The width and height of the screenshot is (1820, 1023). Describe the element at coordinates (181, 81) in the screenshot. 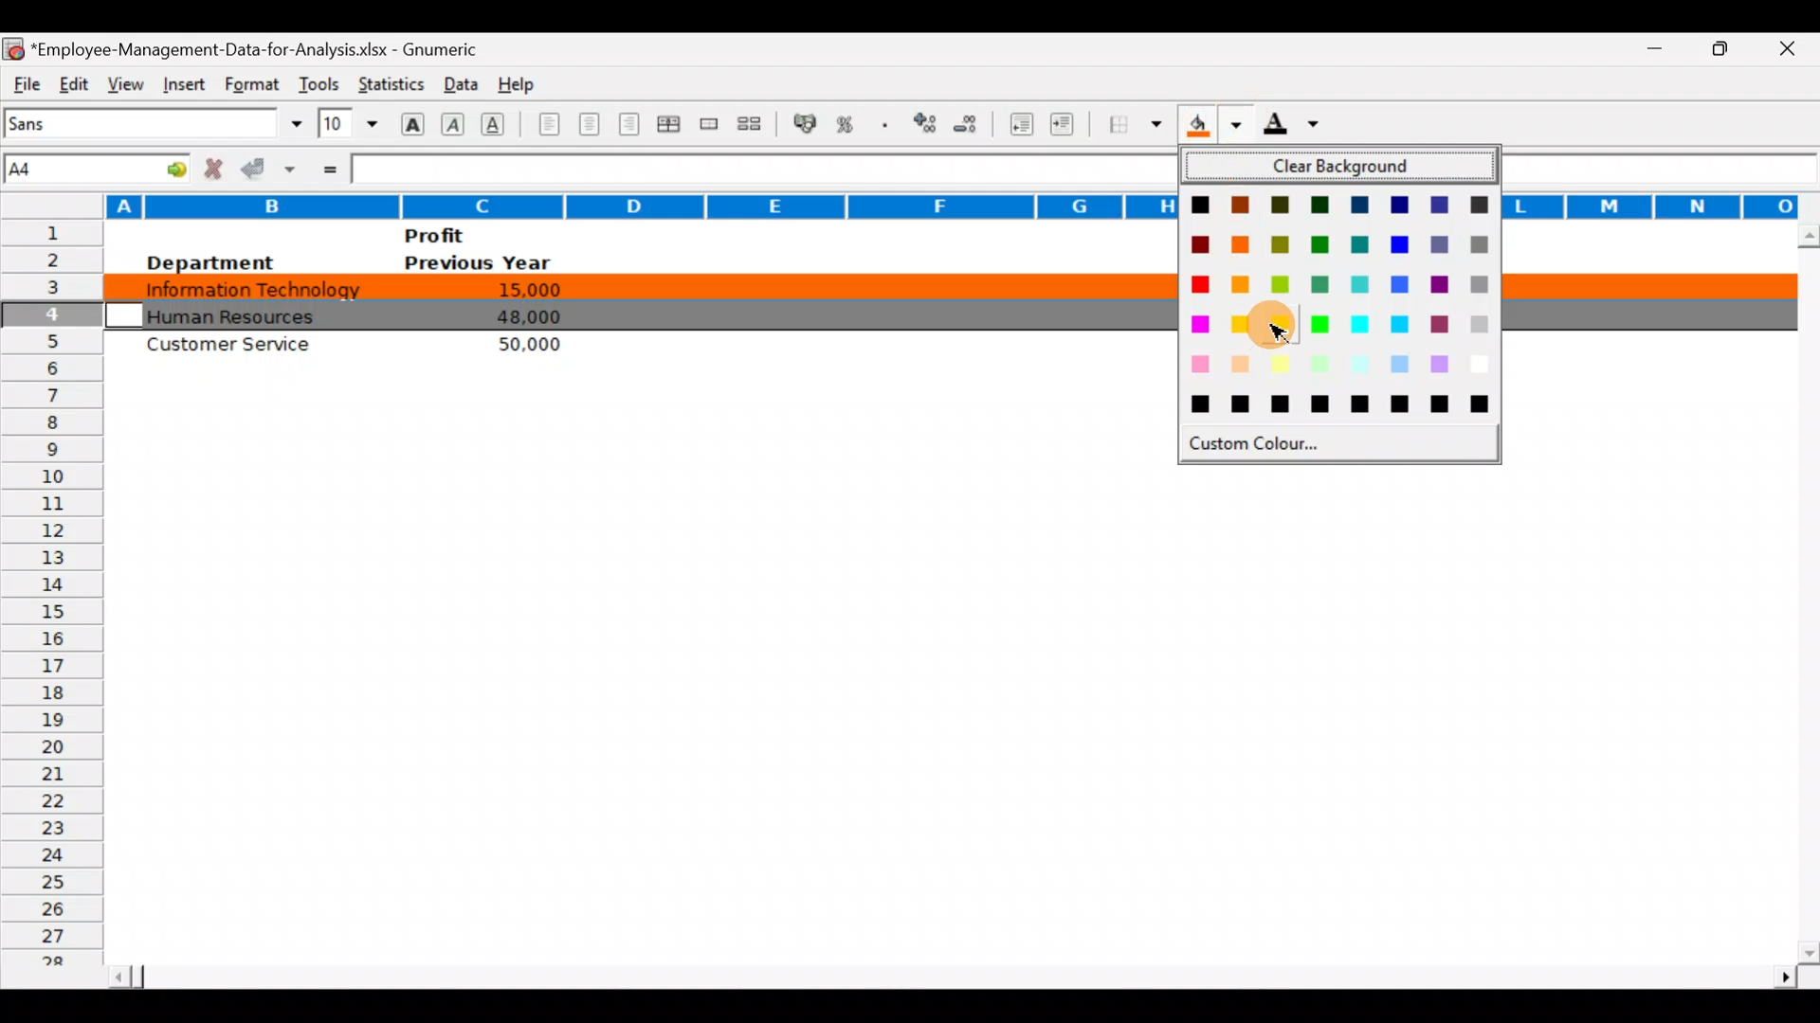

I see `Insert` at that location.